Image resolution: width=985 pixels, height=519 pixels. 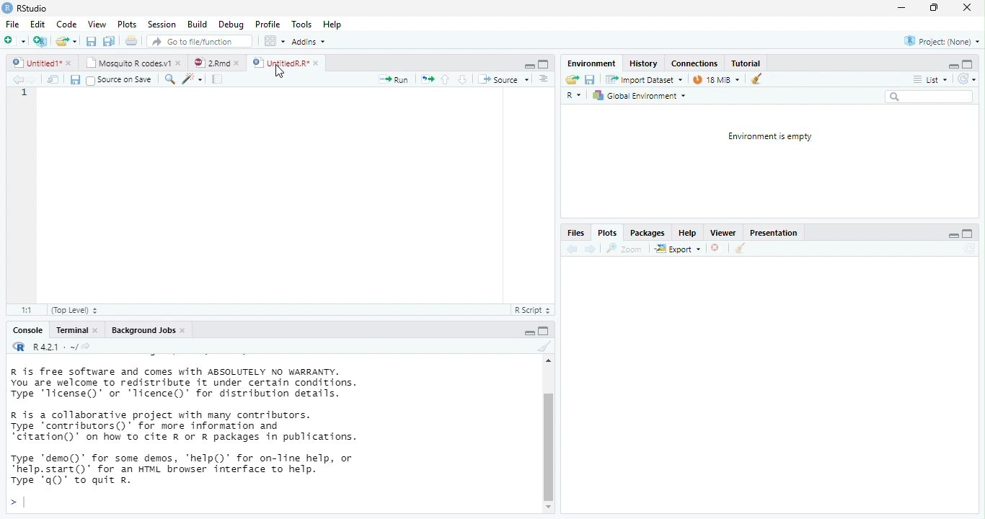 I want to click on zoom, so click(x=627, y=249).